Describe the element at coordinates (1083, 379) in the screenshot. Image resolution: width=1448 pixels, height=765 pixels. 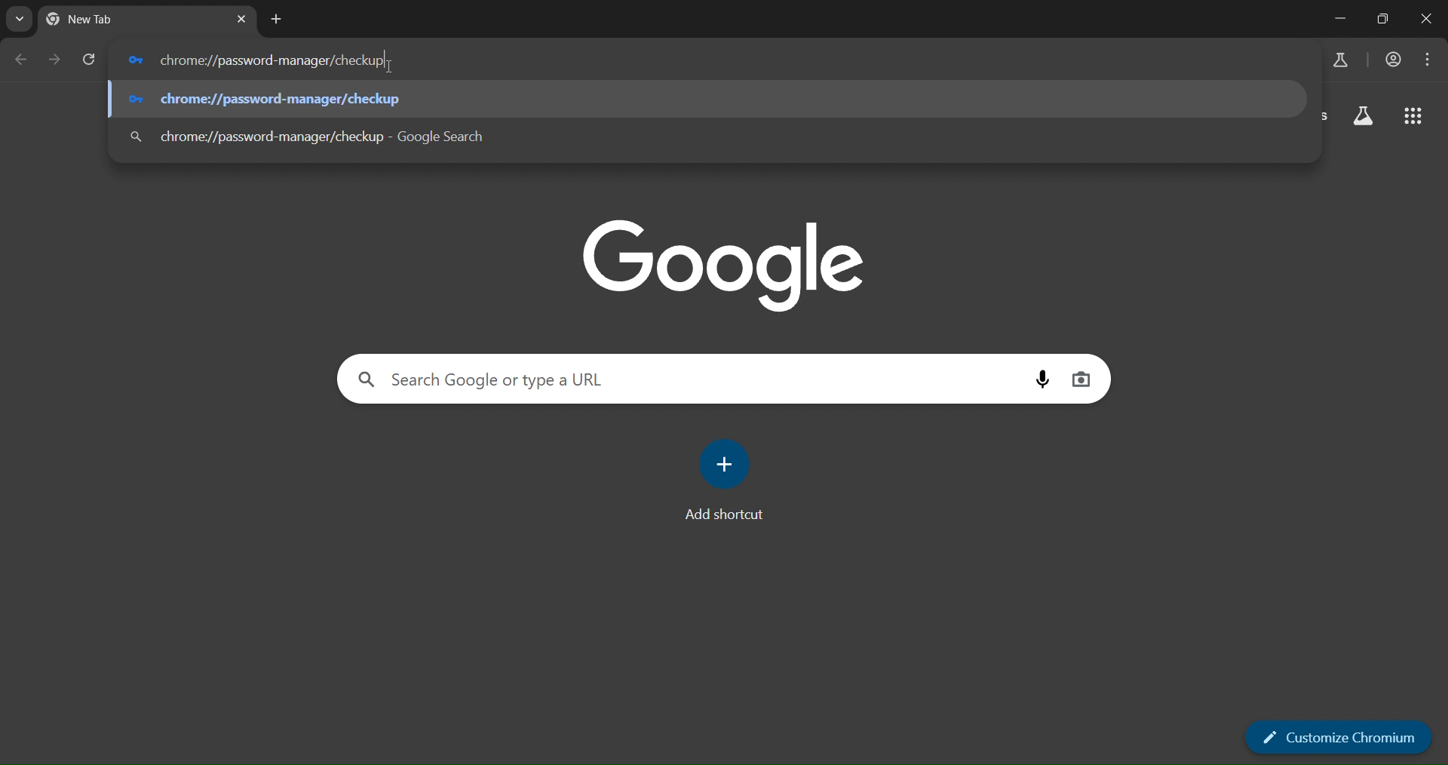
I see `image search` at that location.